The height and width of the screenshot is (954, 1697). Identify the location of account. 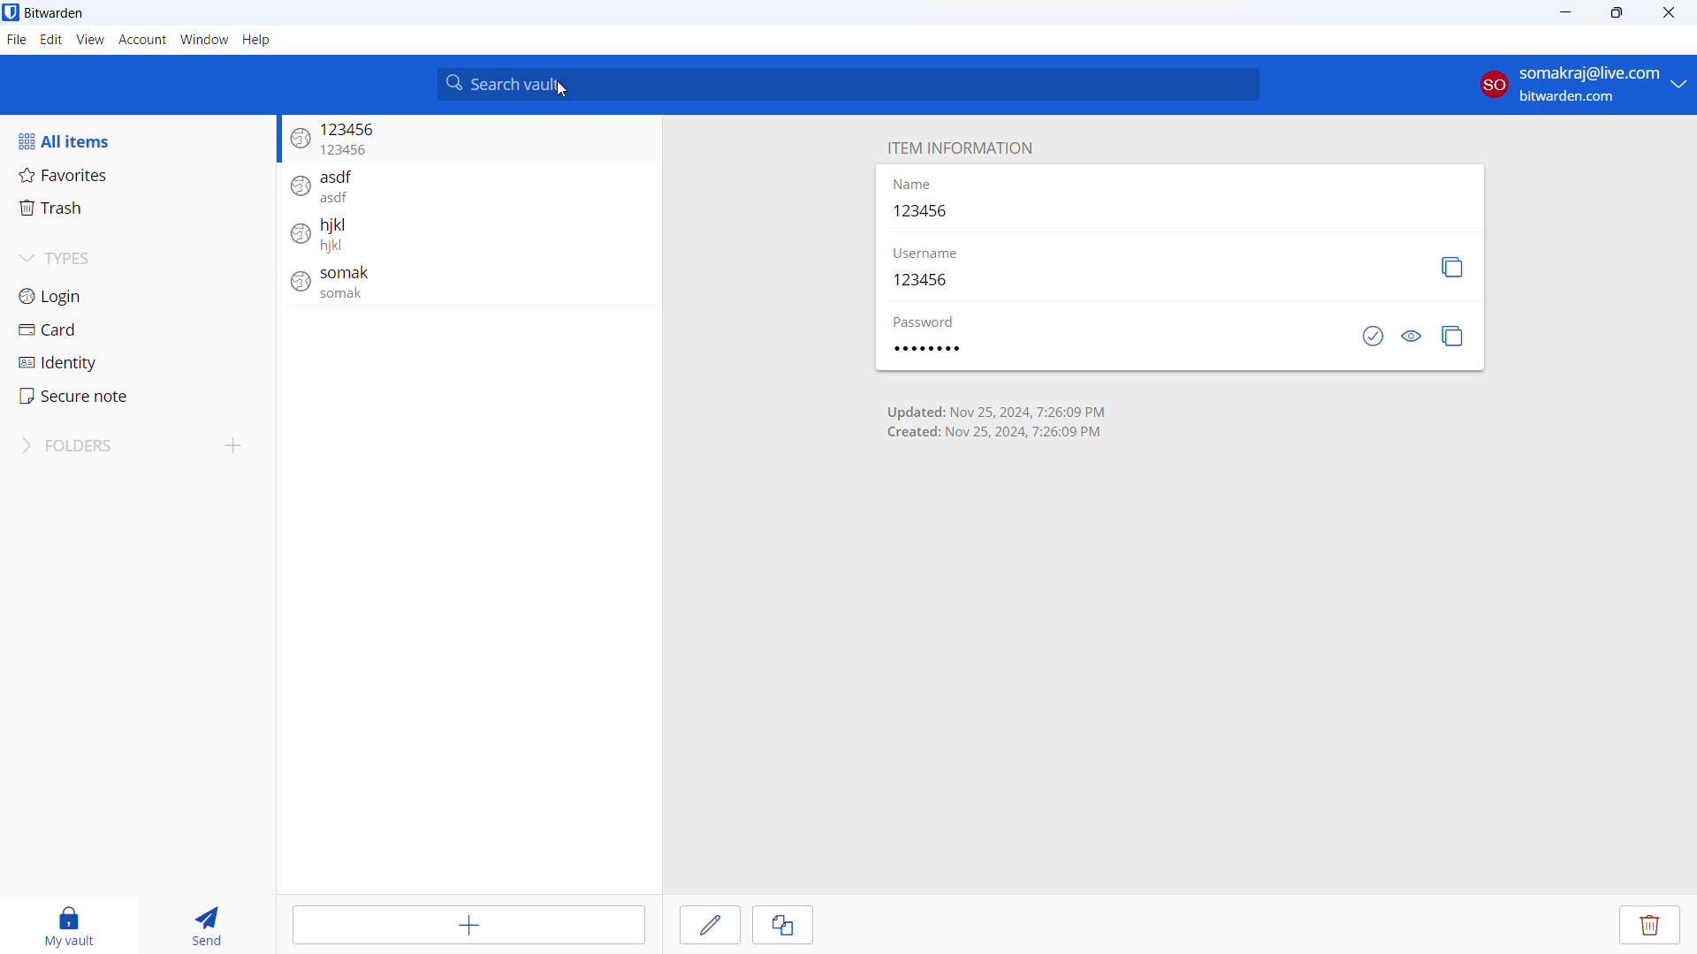
(144, 41).